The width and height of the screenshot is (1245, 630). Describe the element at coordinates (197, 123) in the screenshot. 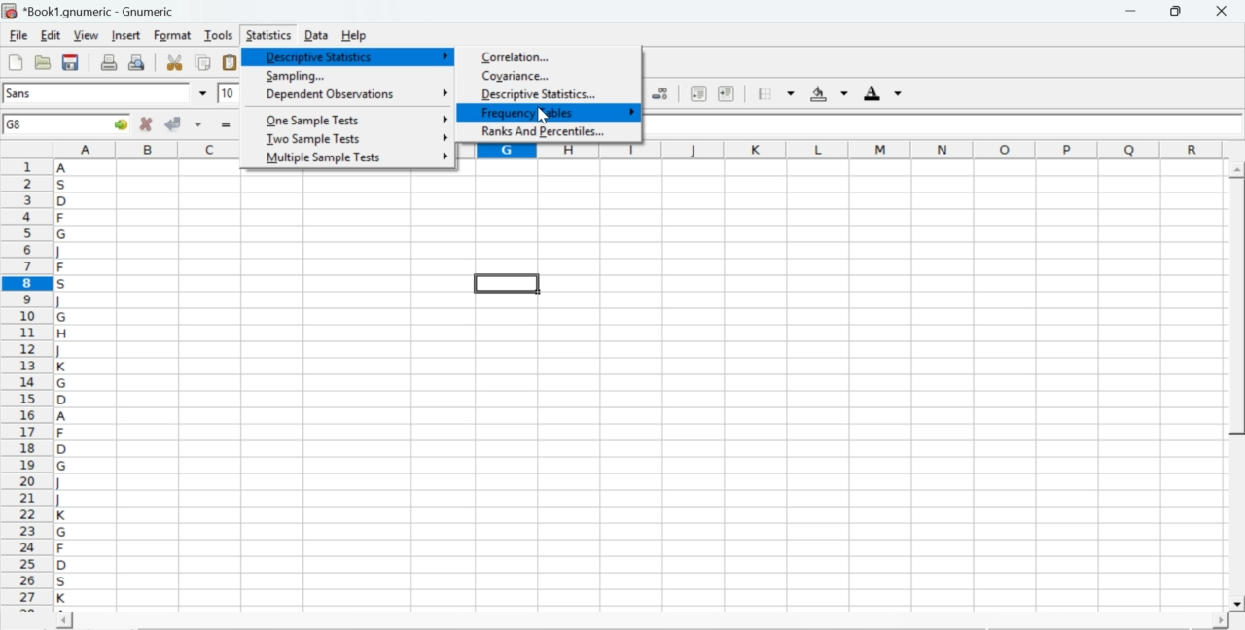

I see `accept changes across selection` at that location.